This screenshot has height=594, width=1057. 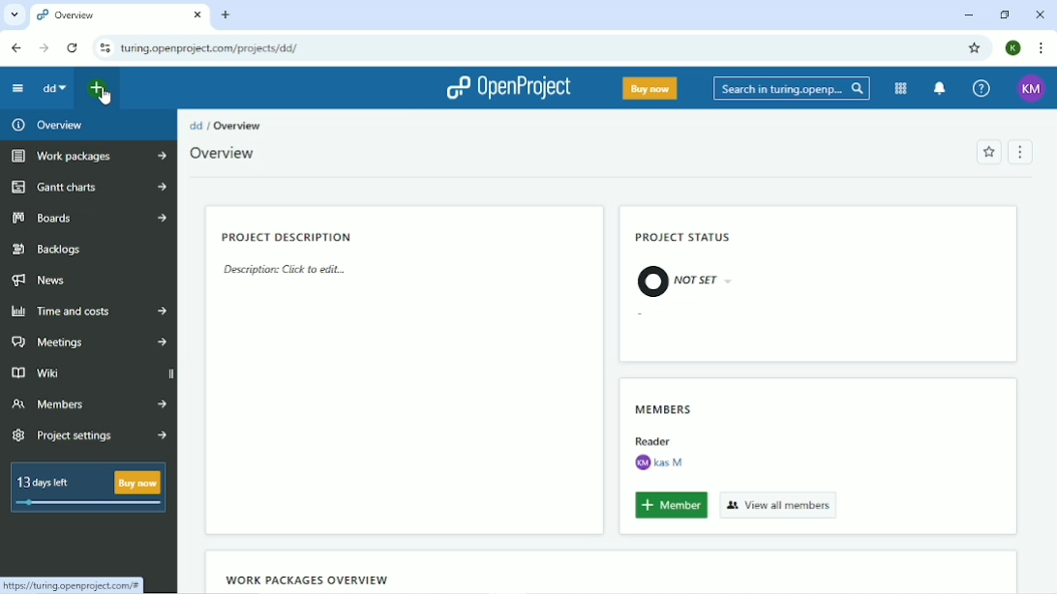 I want to click on Backlogs, so click(x=51, y=251).